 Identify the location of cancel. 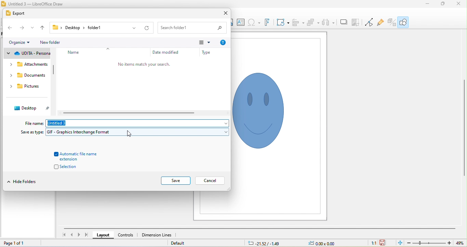
(210, 181).